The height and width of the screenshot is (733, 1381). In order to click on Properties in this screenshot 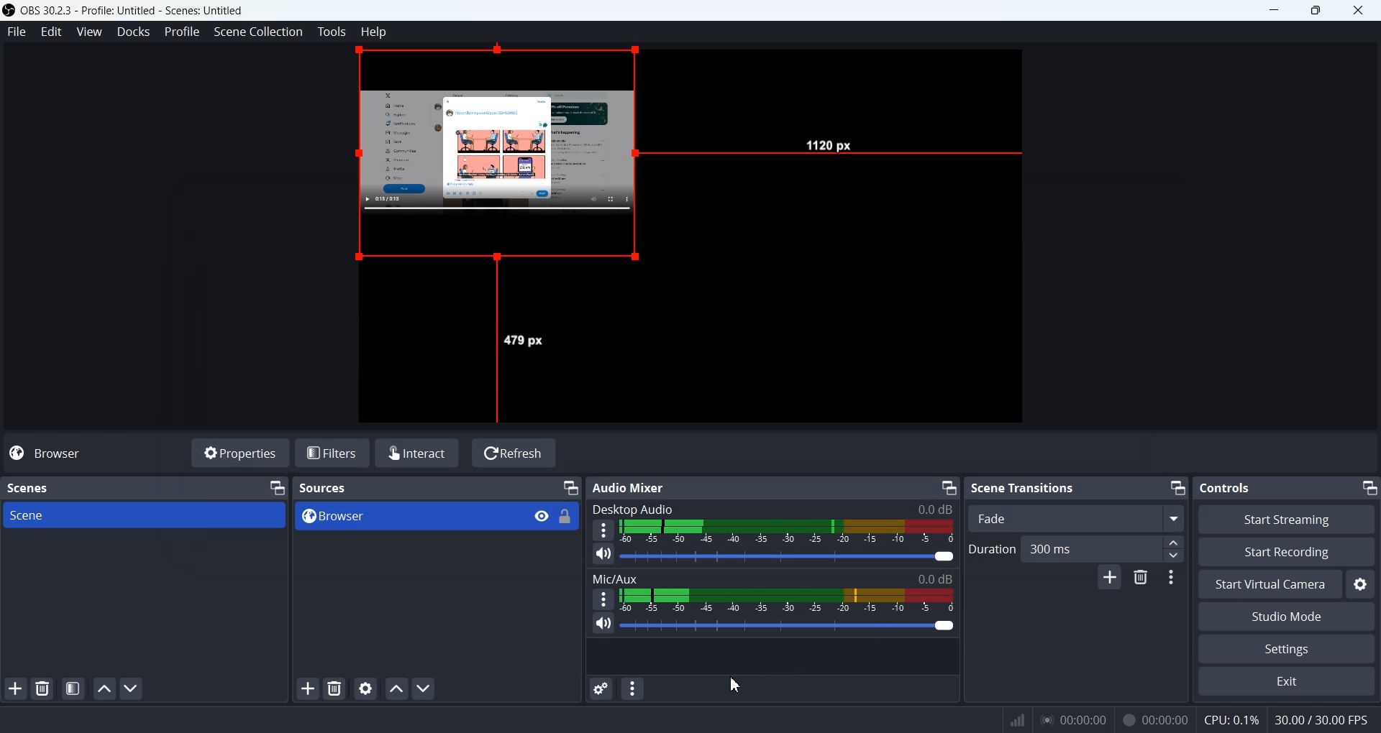, I will do `click(240, 452)`.